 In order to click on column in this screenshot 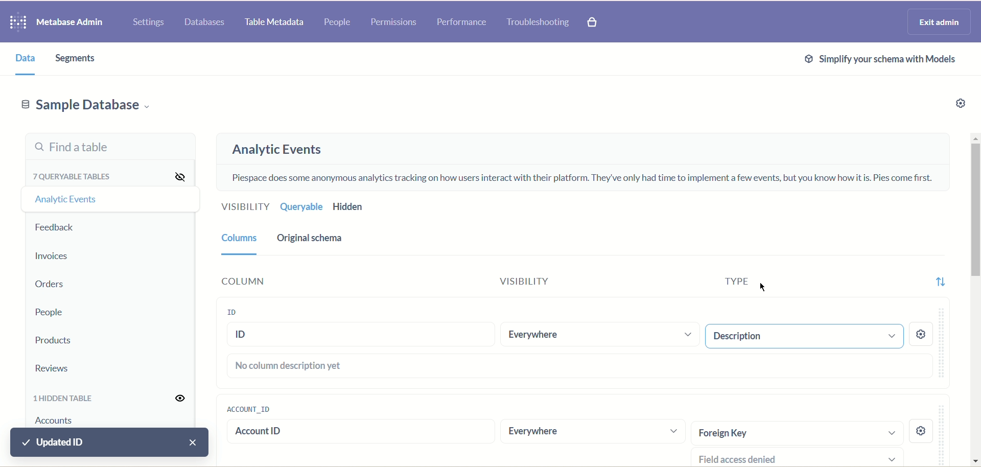, I will do `click(241, 279)`.